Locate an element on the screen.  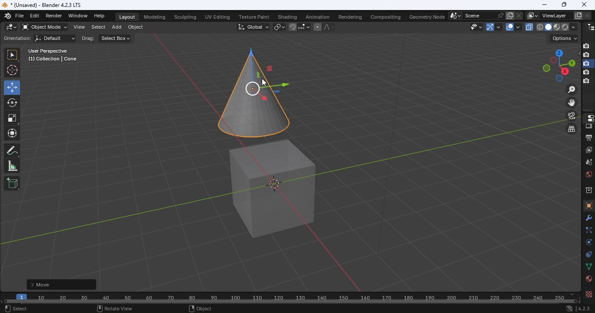
Material is located at coordinates (588, 279).